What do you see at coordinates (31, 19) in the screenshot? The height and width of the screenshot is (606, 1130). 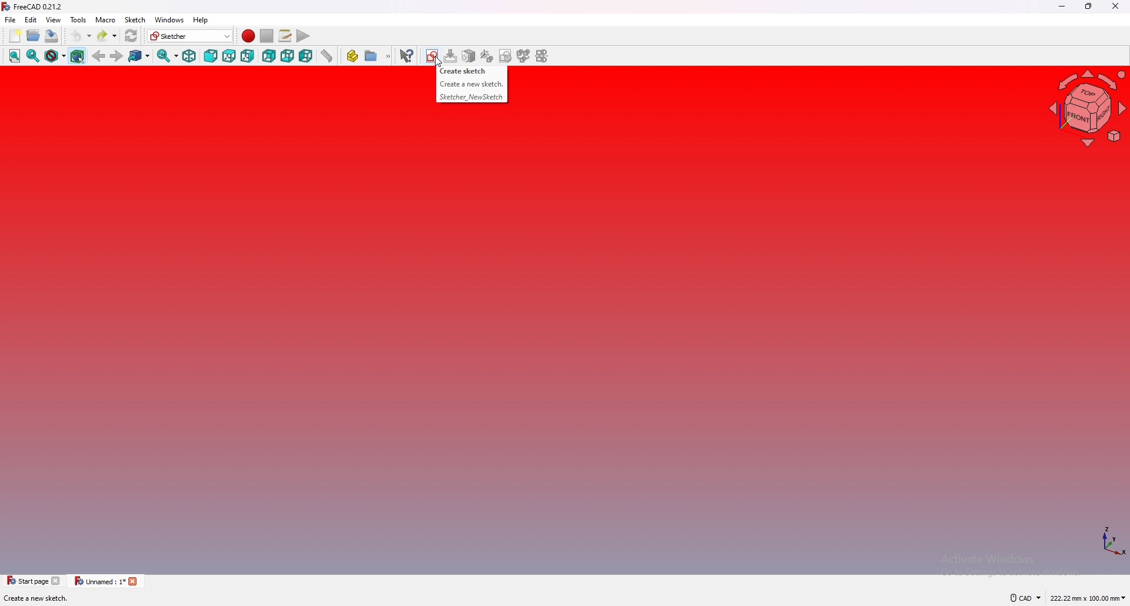 I see `edit` at bounding box center [31, 19].